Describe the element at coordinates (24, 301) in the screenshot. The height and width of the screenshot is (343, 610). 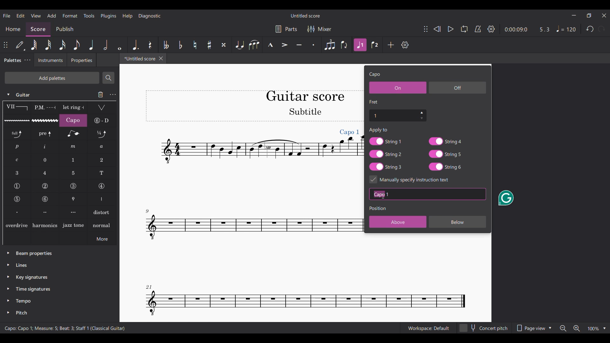
I see `Tempo` at that location.